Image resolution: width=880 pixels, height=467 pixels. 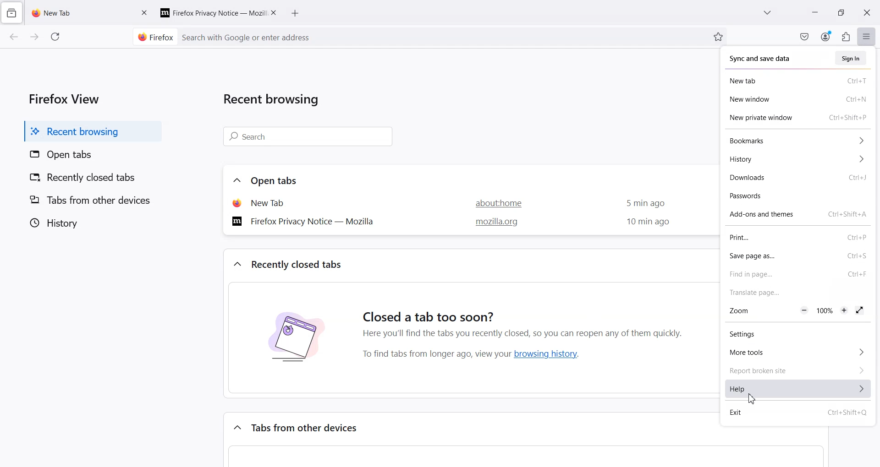 I want to click on Print..., so click(x=797, y=238).